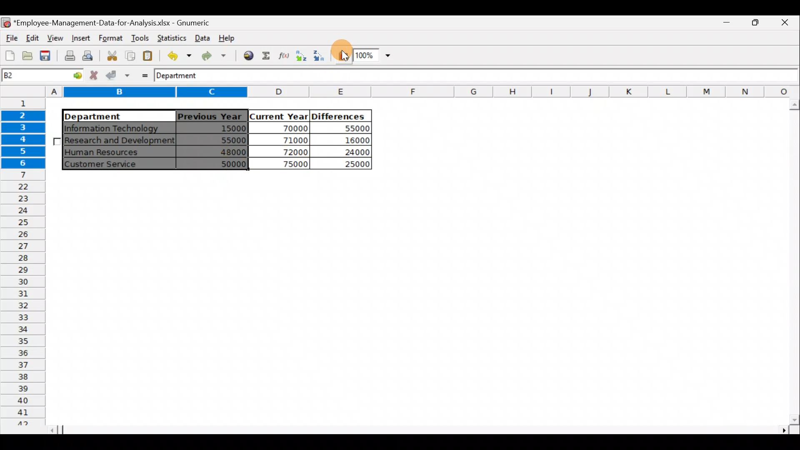 This screenshot has width=800, height=450. What do you see at coordinates (202, 37) in the screenshot?
I see `Data` at bounding box center [202, 37].